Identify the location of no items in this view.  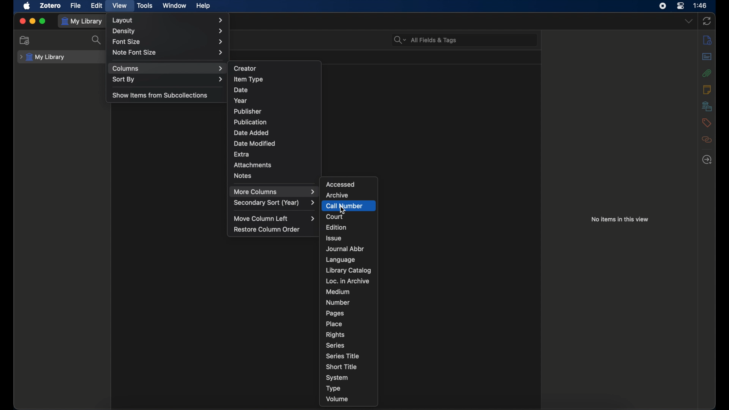
(620, 219).